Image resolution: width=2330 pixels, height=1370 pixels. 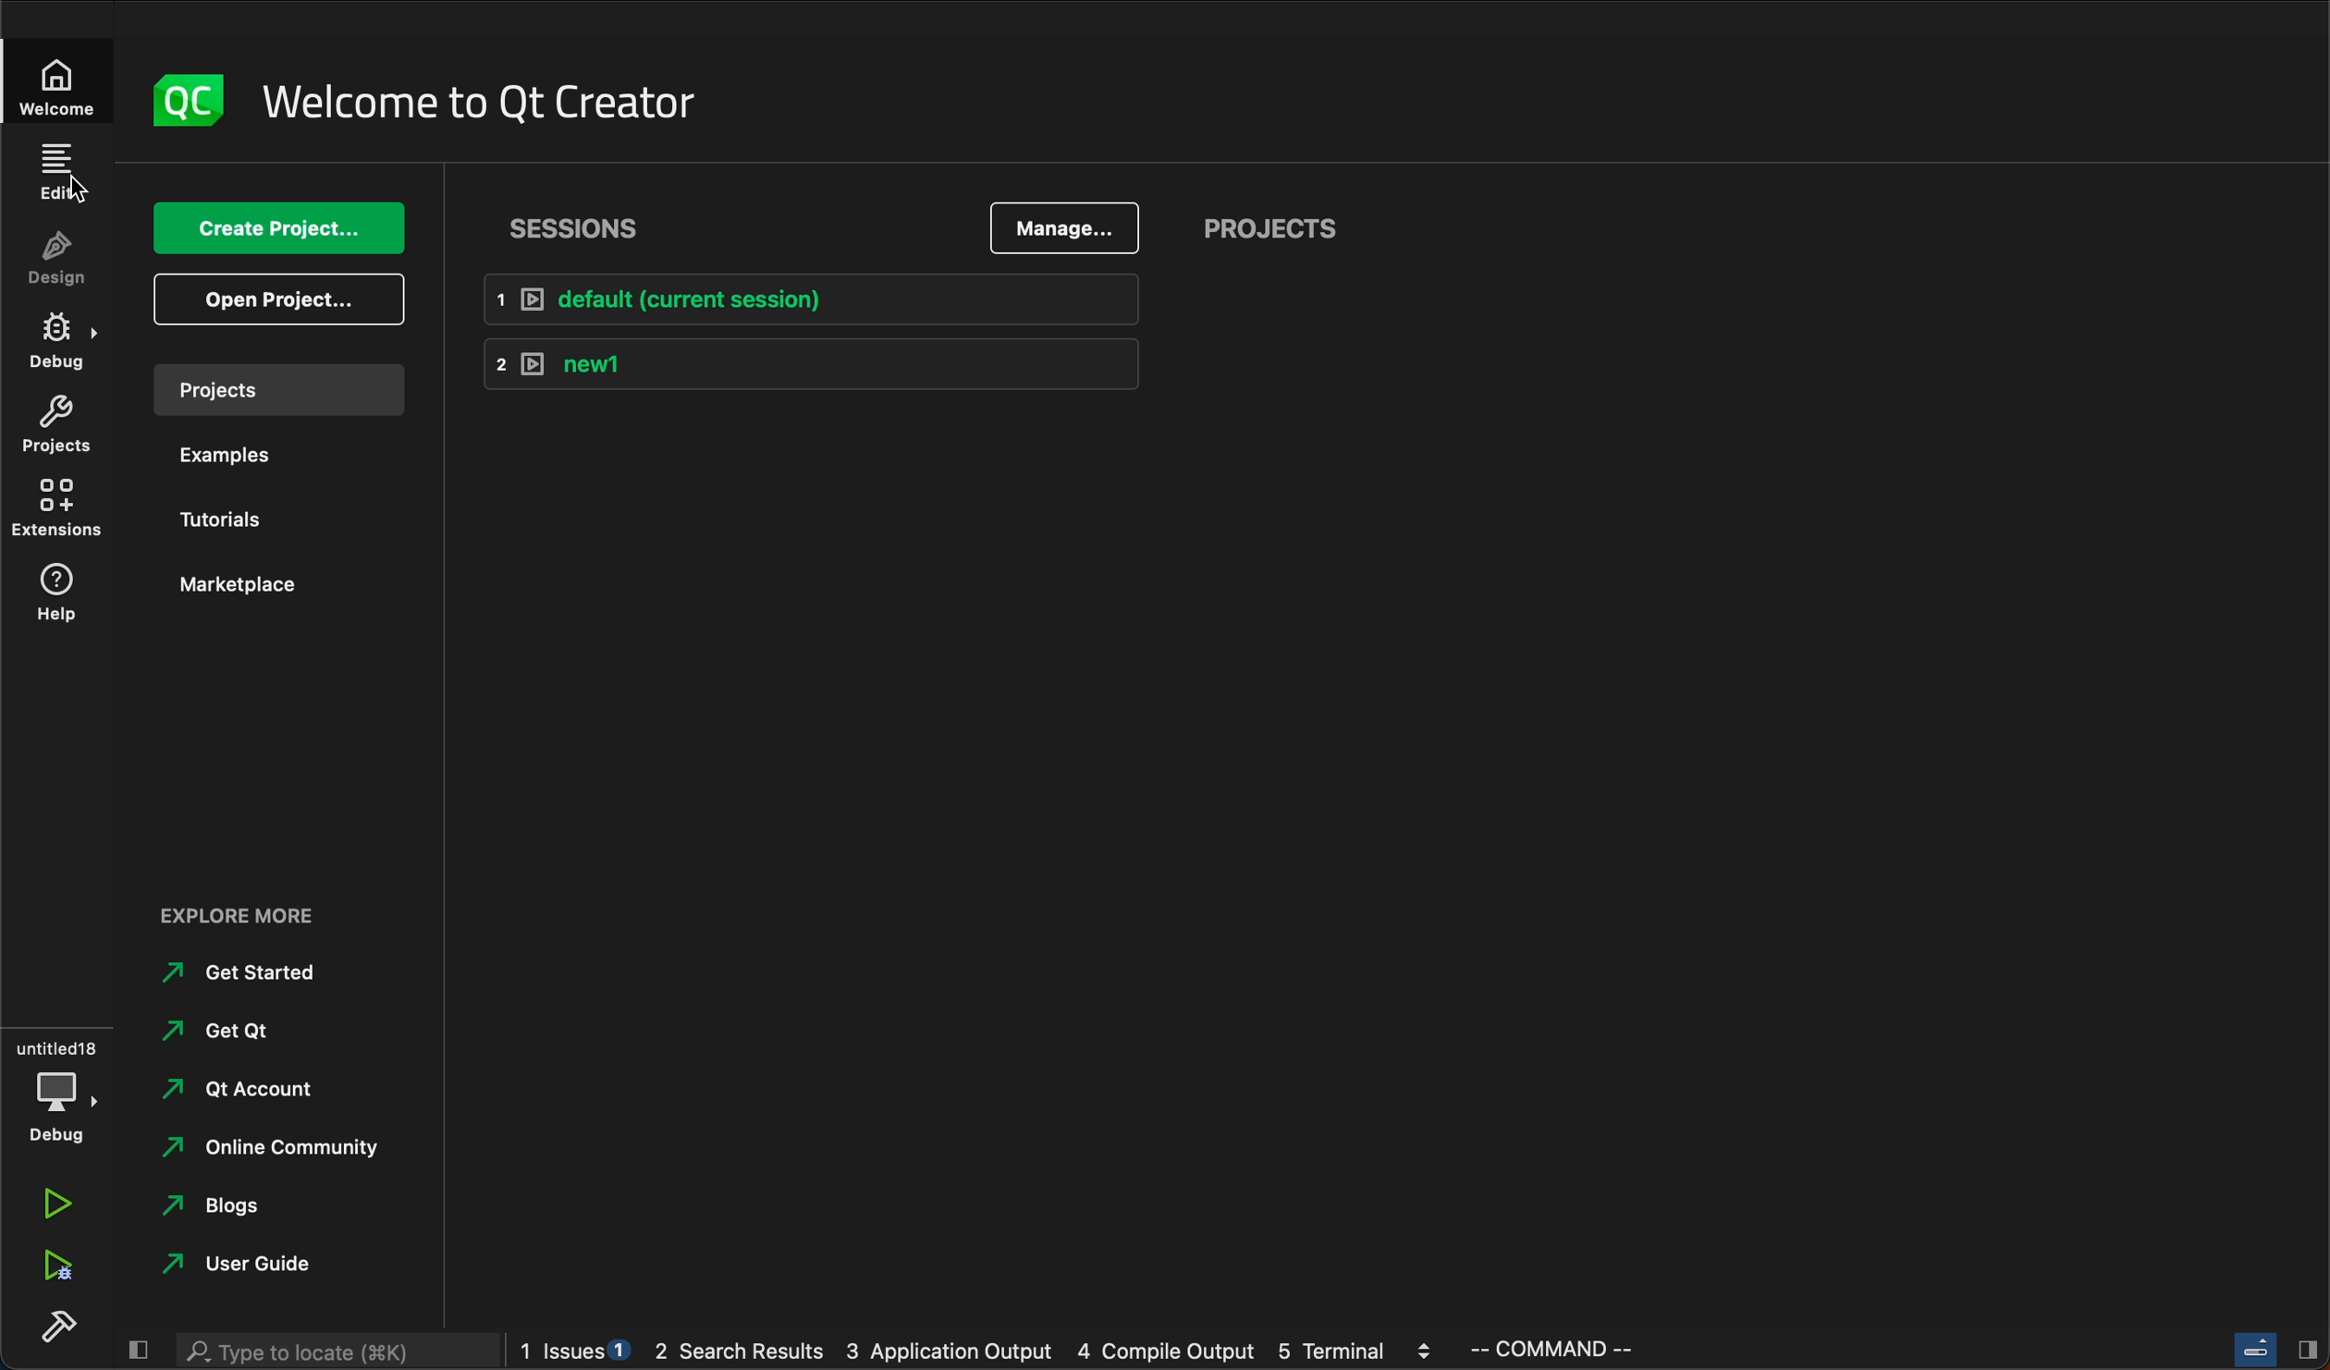 What do you see at coordinates (272, 1266) in the screenshot?
I see `guide` at bounding box center [272, 1266].